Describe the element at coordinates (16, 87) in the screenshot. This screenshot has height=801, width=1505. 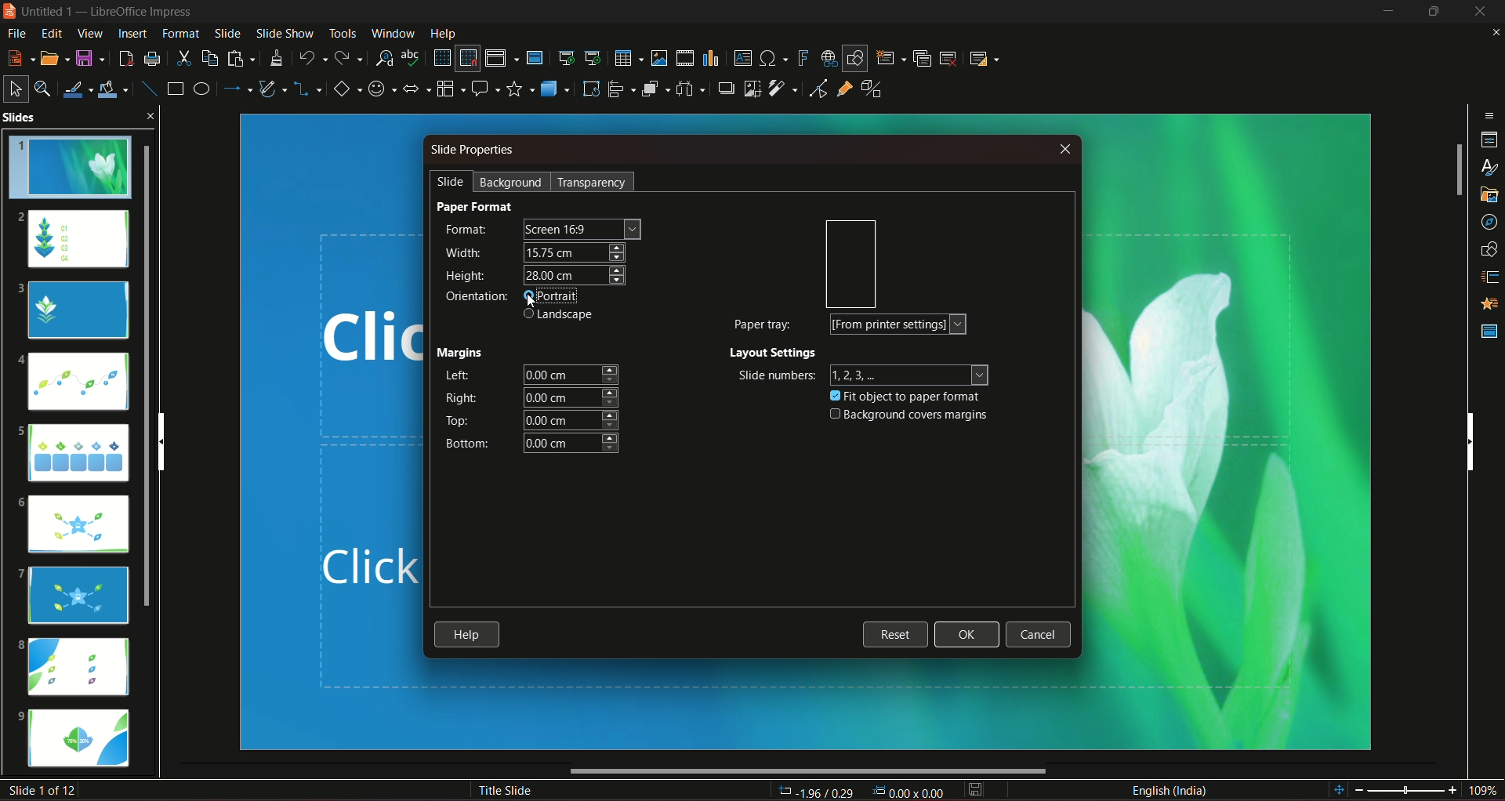
I see `select` at that location.